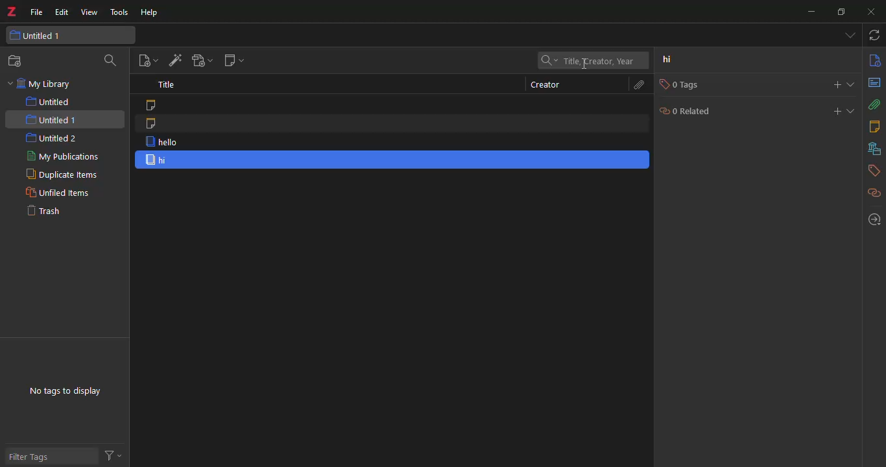 The height and width of the screenshot is (467, 886). What do you see at coordinates (51, 102) in the screenshot?
I see `untitled` at bounding box center [51, 102].